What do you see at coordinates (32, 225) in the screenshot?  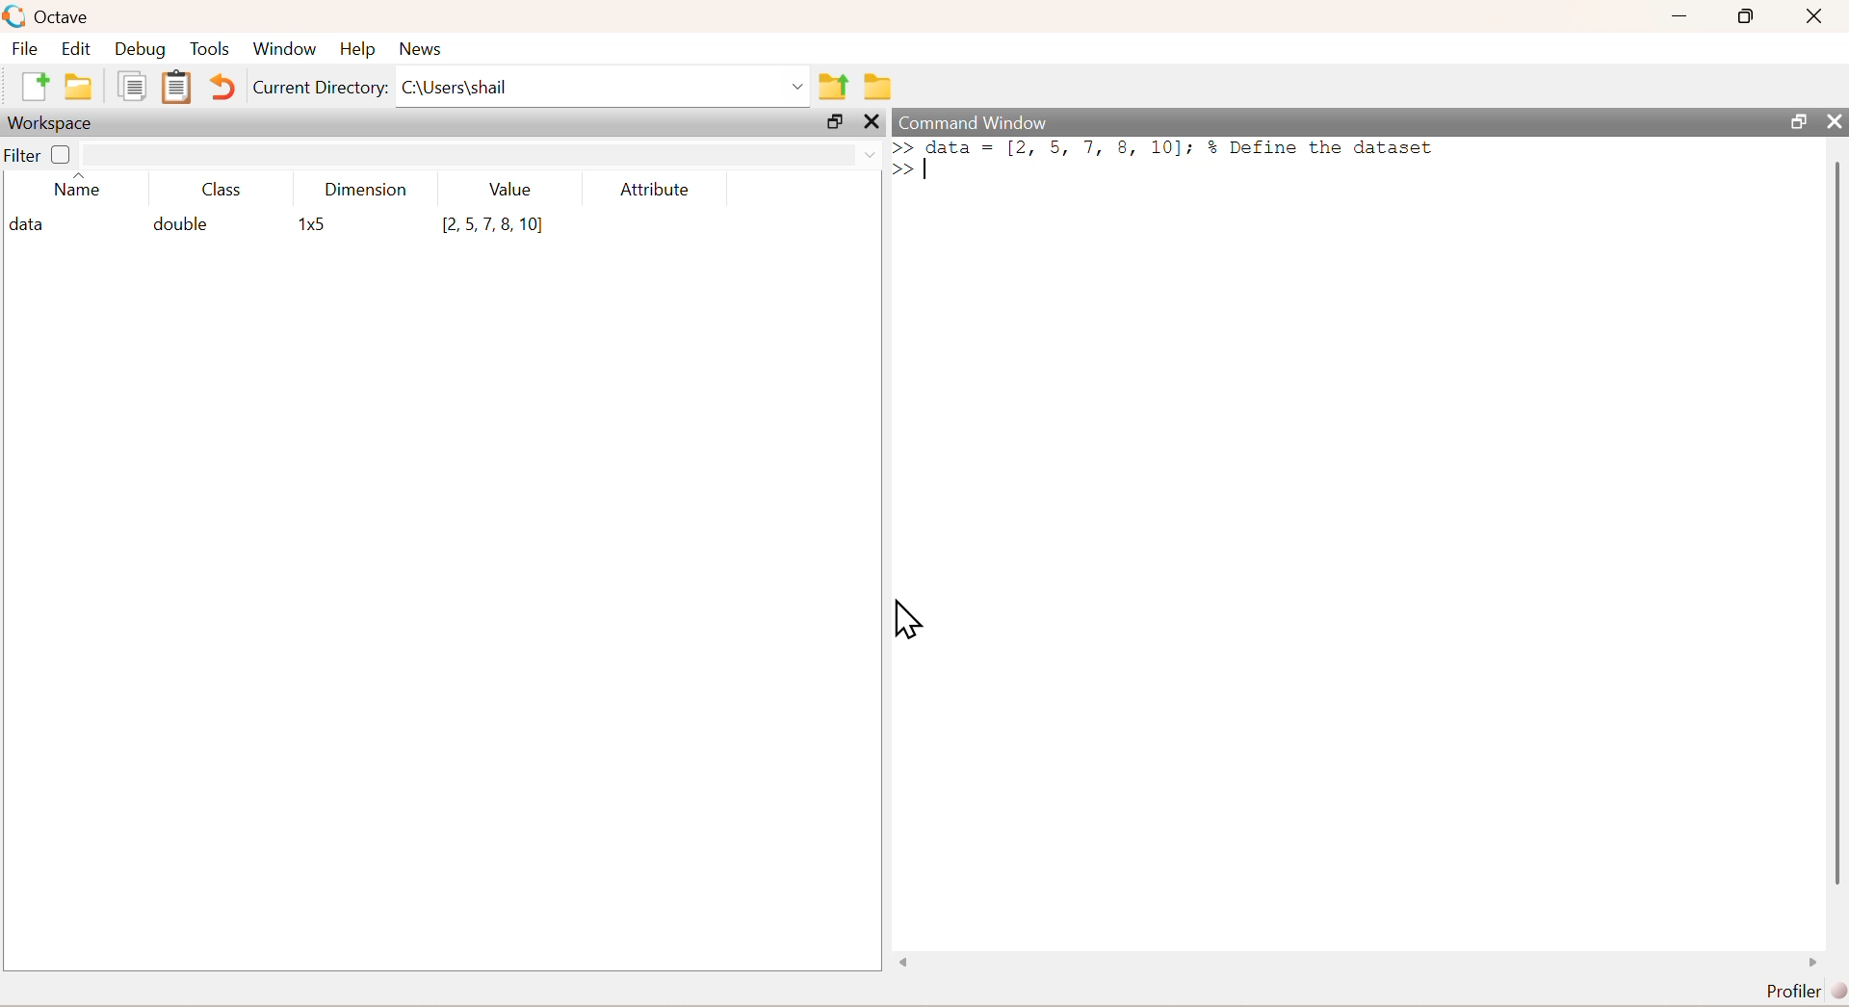 I see `data` at bounding box center [32, 225].